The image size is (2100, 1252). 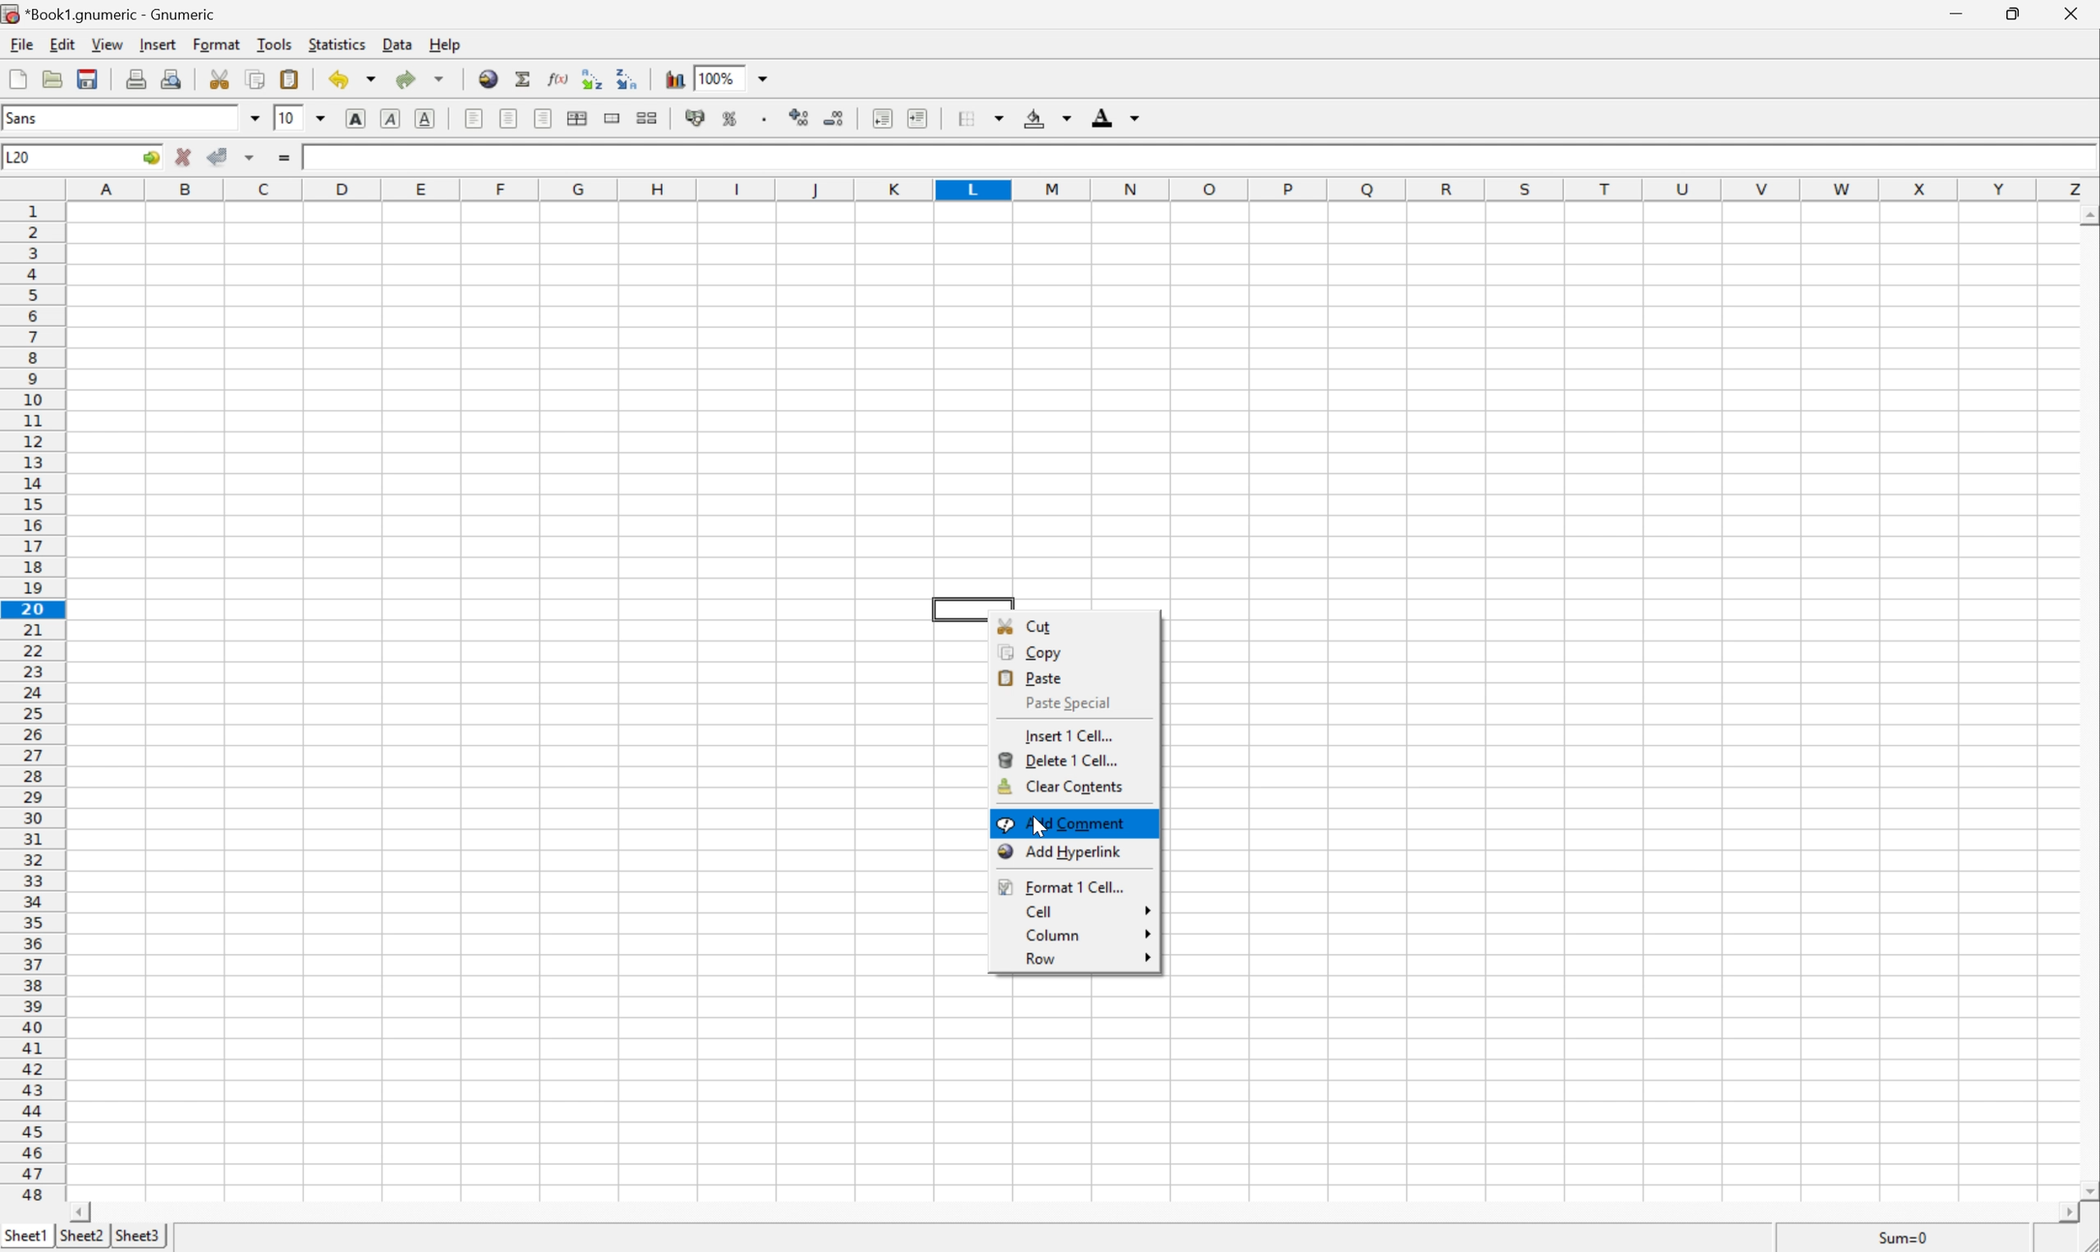 What do you see at coordinates (1059, 852) in the screenshot?
I see `Add Hyperlink` at bounding box center [1059, 852].